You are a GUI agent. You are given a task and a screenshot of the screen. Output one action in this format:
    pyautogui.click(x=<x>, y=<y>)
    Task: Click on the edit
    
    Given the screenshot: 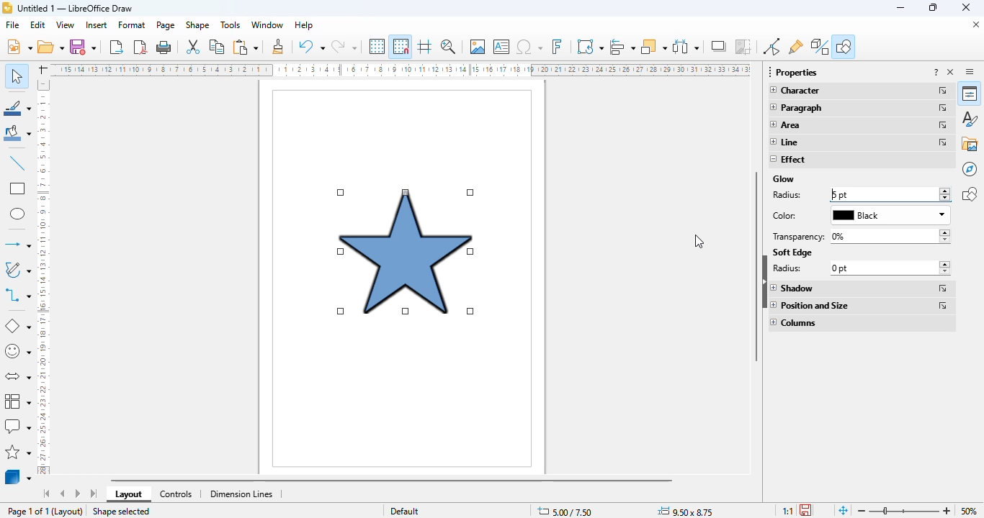 What is the action you would take?
    pyautogui.click(x=37, y=24)
    